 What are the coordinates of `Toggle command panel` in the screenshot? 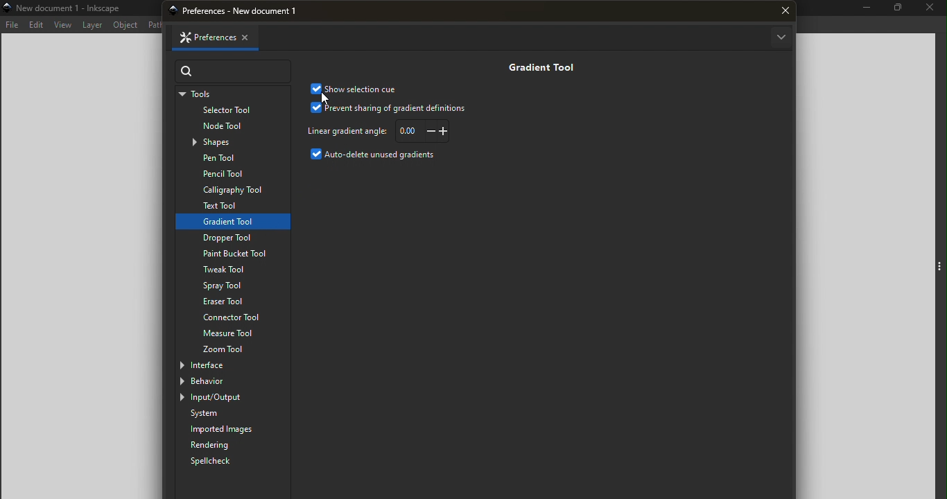 It's located at (939, 268).